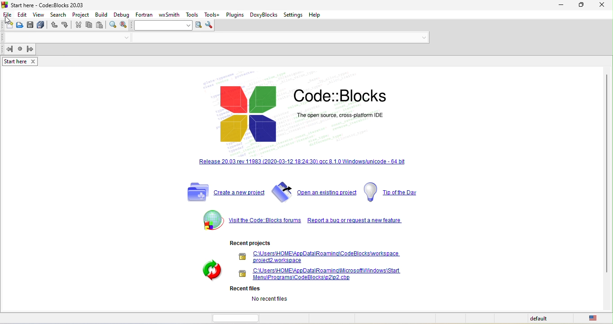 The height and width of the screenshot is (324, 613). I want to click on doxyblocks, so click(264, 15).